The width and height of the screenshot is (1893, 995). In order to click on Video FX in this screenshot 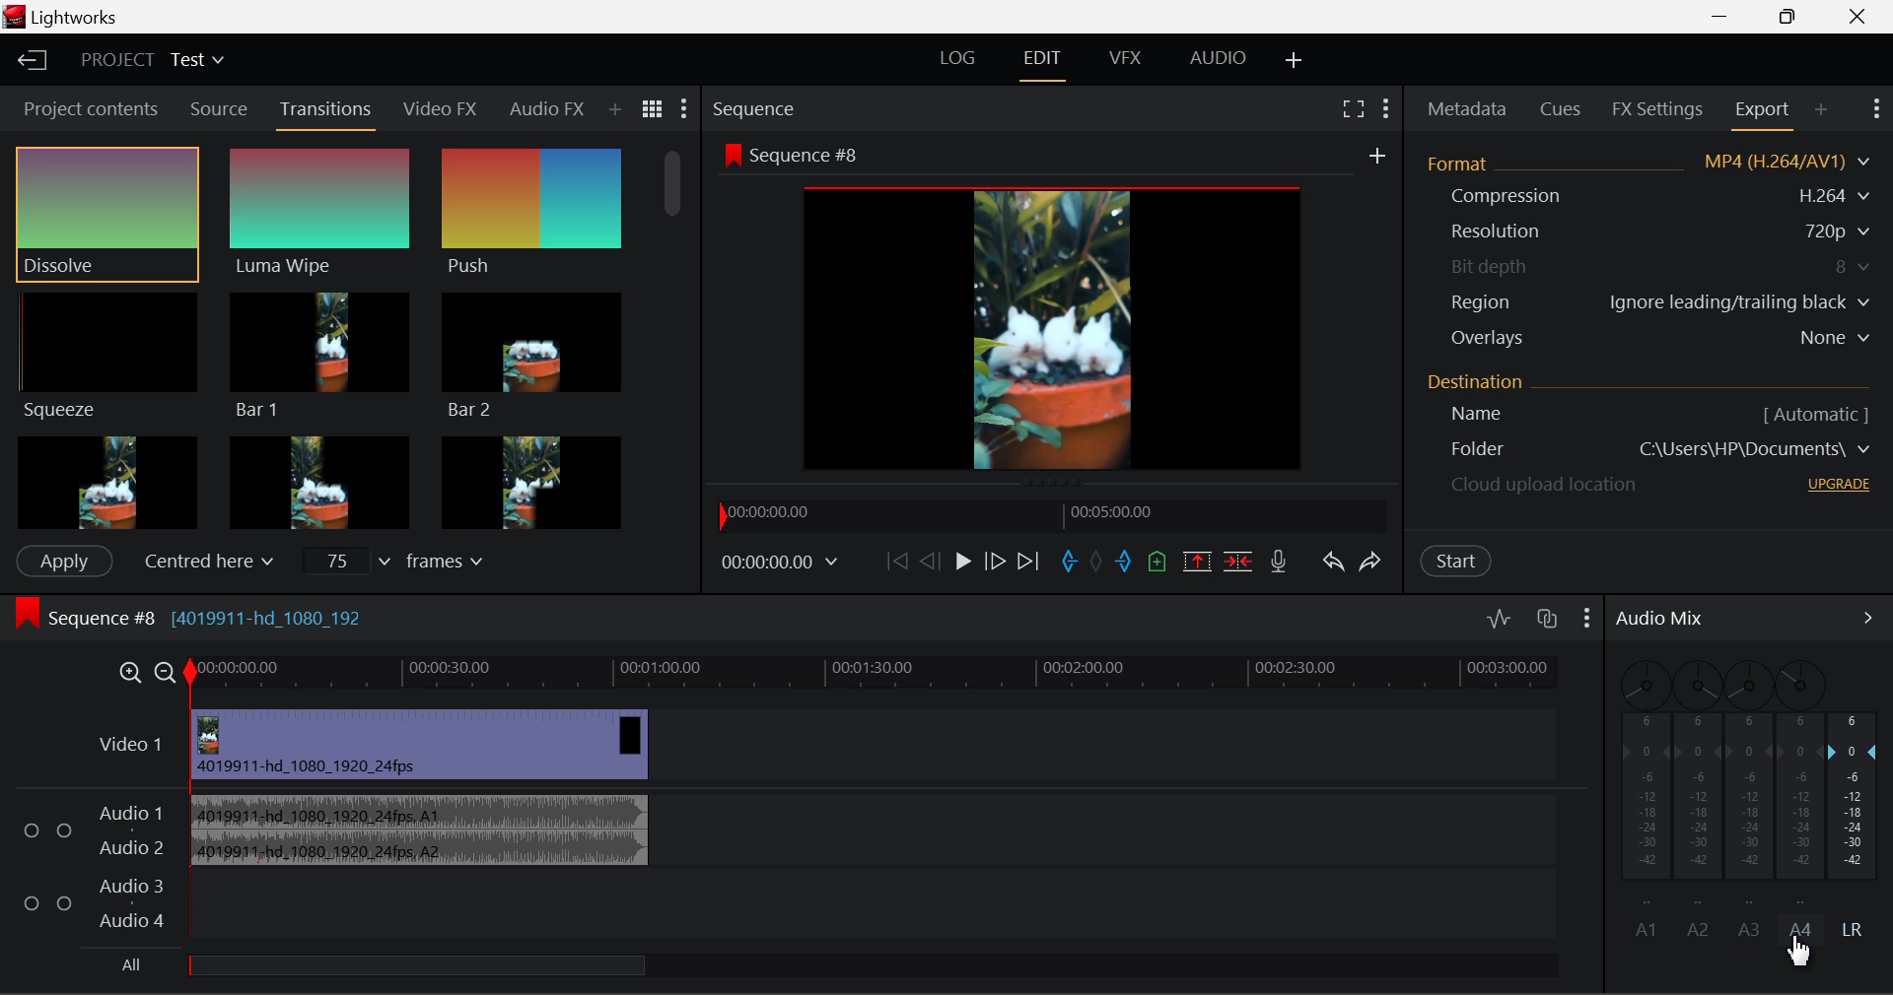, I will do `click(439, 113)`.